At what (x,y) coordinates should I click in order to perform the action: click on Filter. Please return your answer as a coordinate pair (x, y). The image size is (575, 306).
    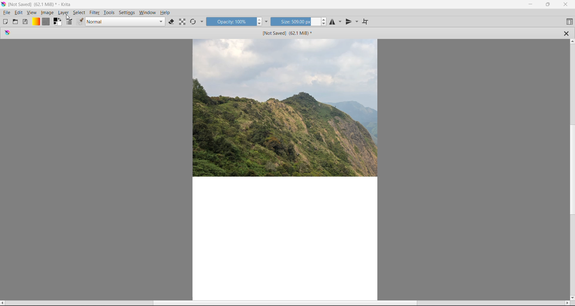
    Looking at the image, I should click on (95, 13).